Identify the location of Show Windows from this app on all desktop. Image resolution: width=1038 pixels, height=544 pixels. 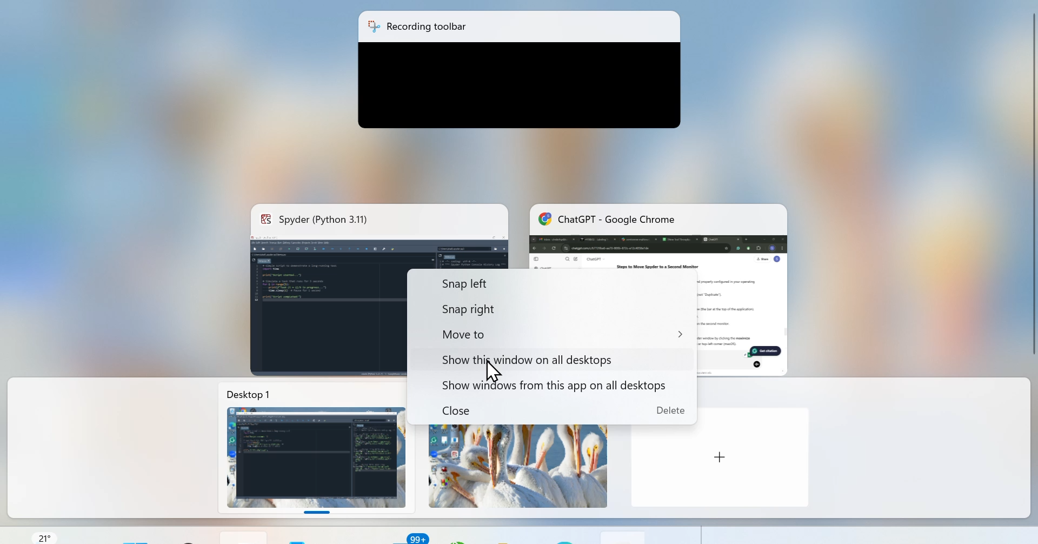
(543, 384).